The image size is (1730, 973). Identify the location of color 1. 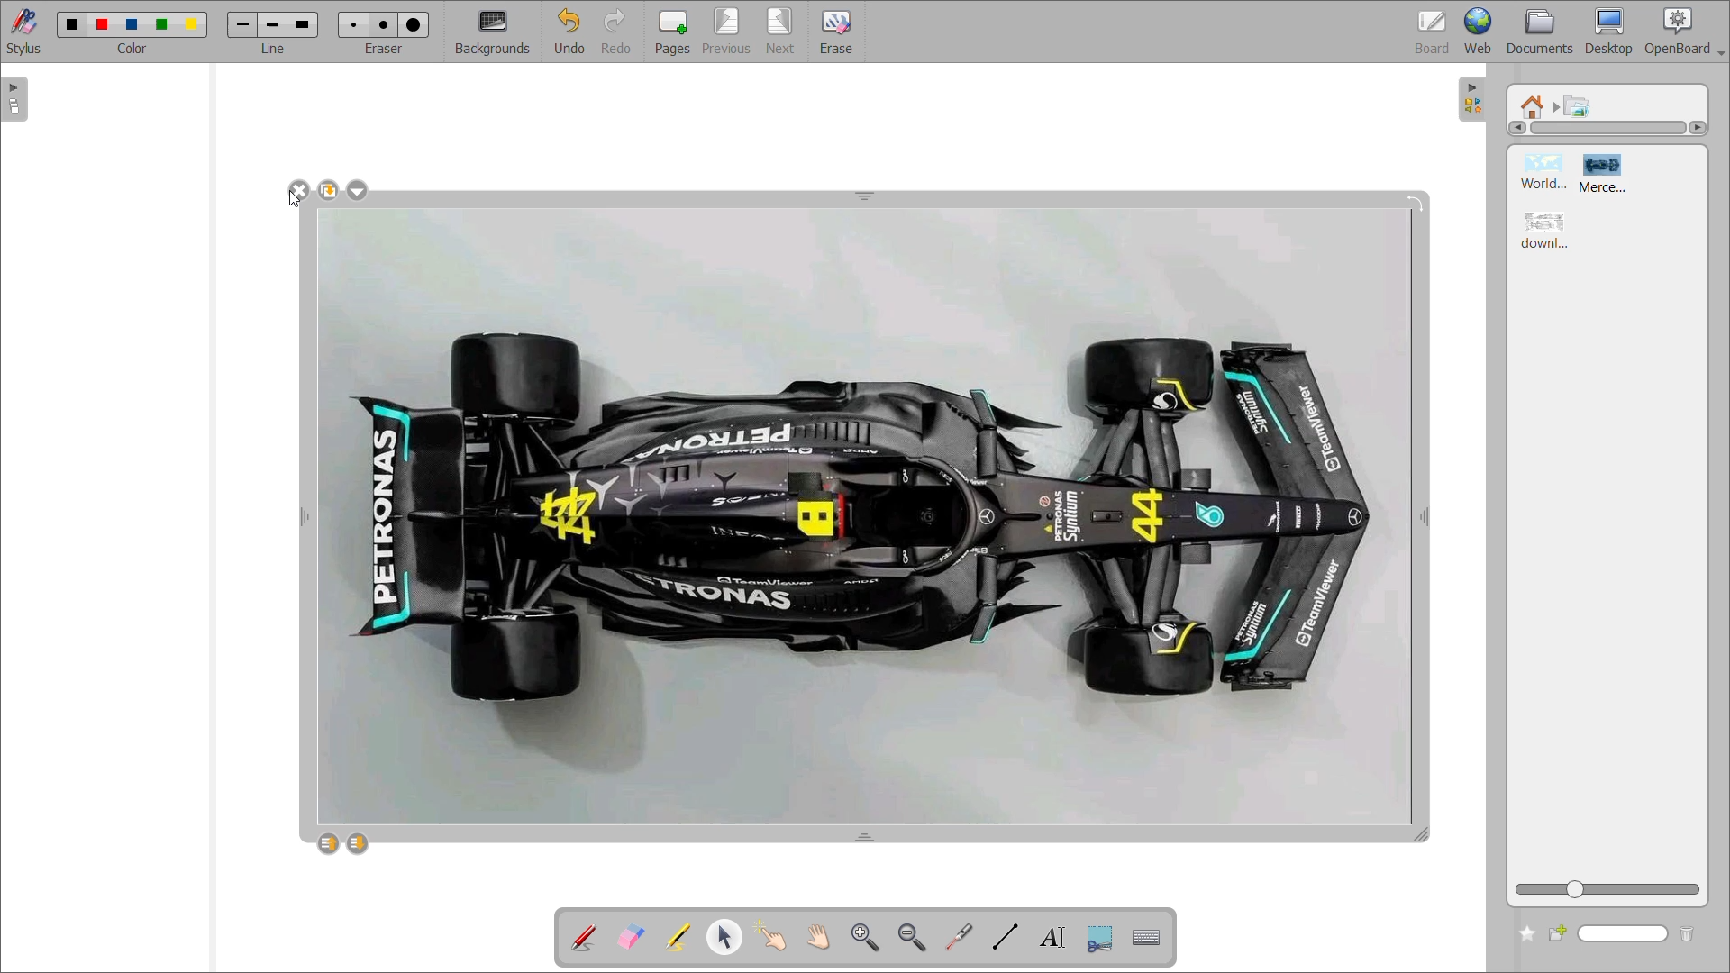
(70, 25).